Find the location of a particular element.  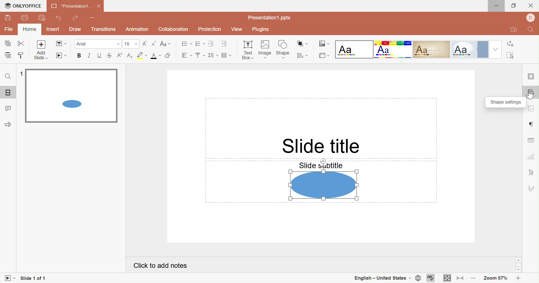

Blank is located at coordinates (354, 49).